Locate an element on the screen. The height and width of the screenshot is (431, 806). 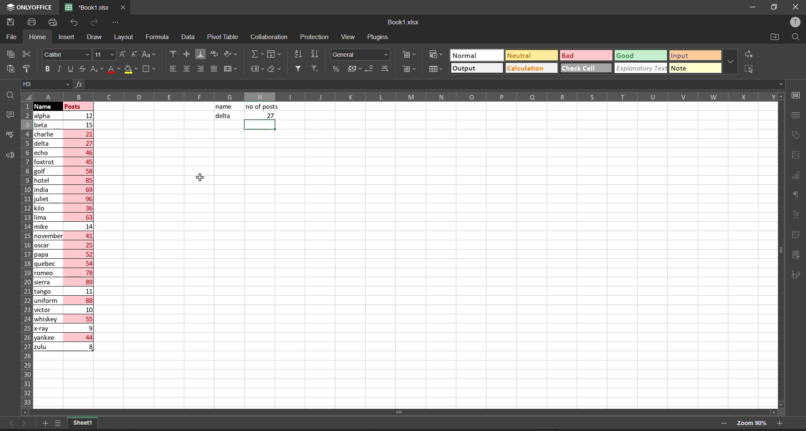
align center is located at coordinates (186, 69).